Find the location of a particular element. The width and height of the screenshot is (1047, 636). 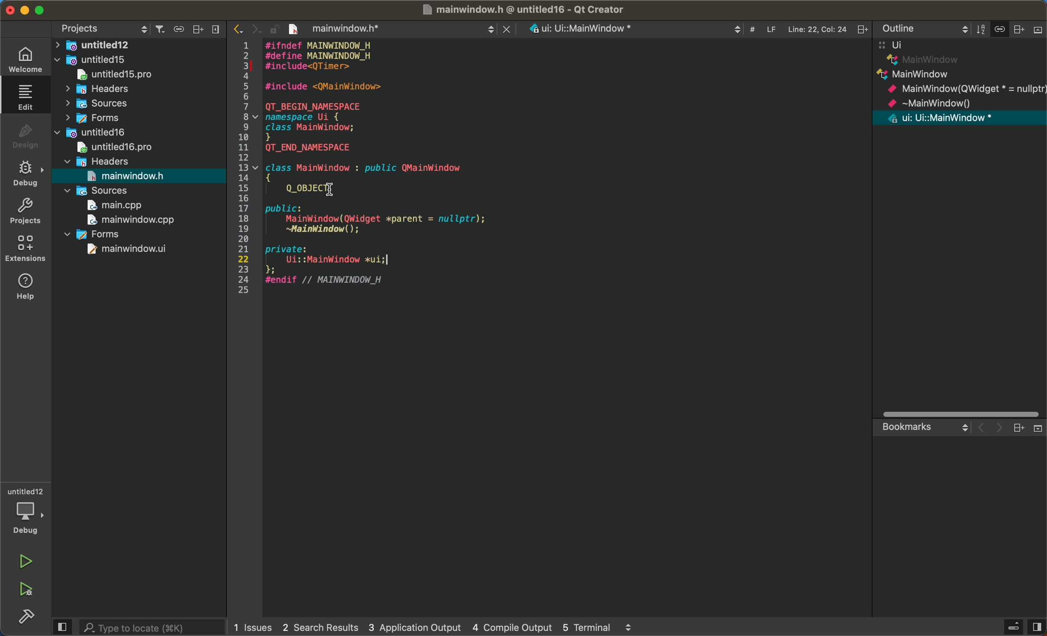

main context is located at coordinates (961, 84).